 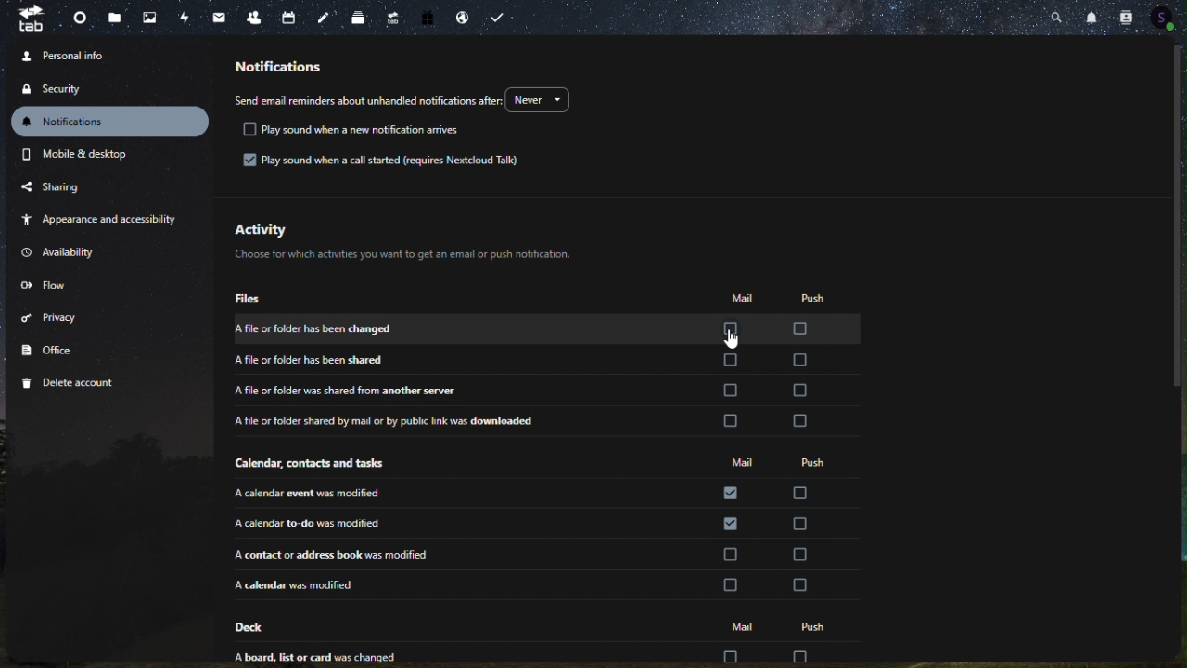 What do you see at coordinates (734, 328) in the screenshot?
I see `check box` at bounding box center [734, 328].